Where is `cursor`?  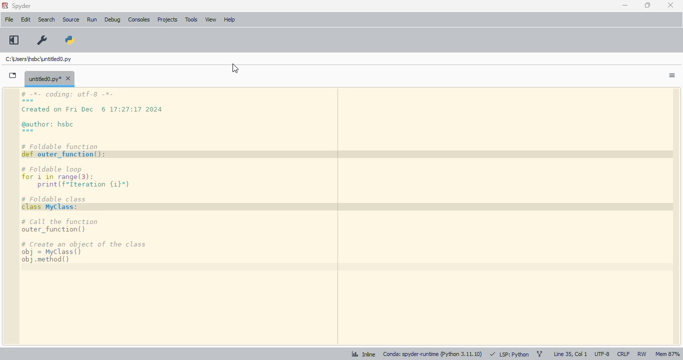
cursor is located at coordinates (235, 68).